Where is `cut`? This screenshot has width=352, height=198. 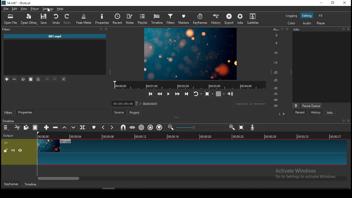 cut is located at coordinates (17, 127).